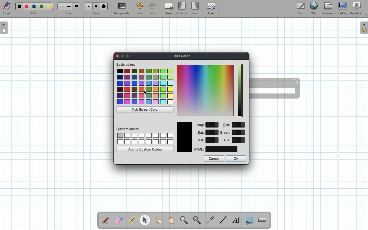 This screenshot has height=230, width=368. Describe the element at coordinates (49, 6) in the screenshot. I see `Yellow` at that location.